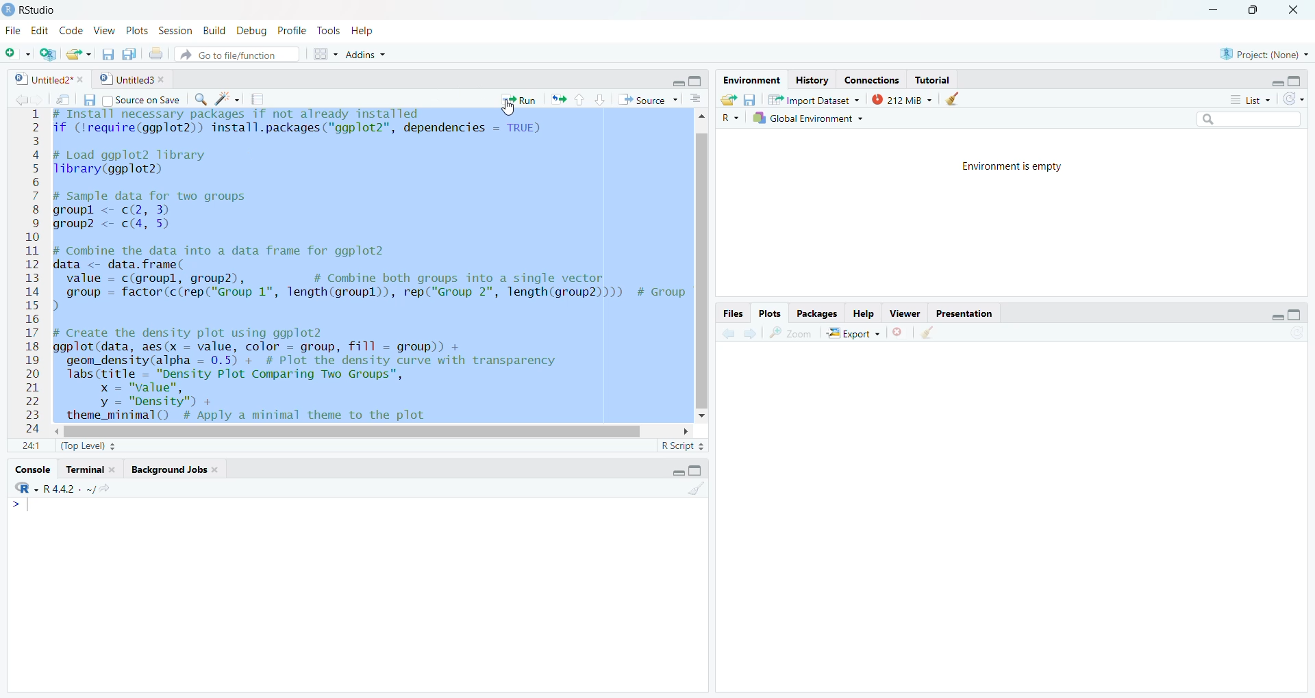  What do you see at coordinates (90, 470) in the screenshot?
I see `terminal` at bounding box center [90, 470].